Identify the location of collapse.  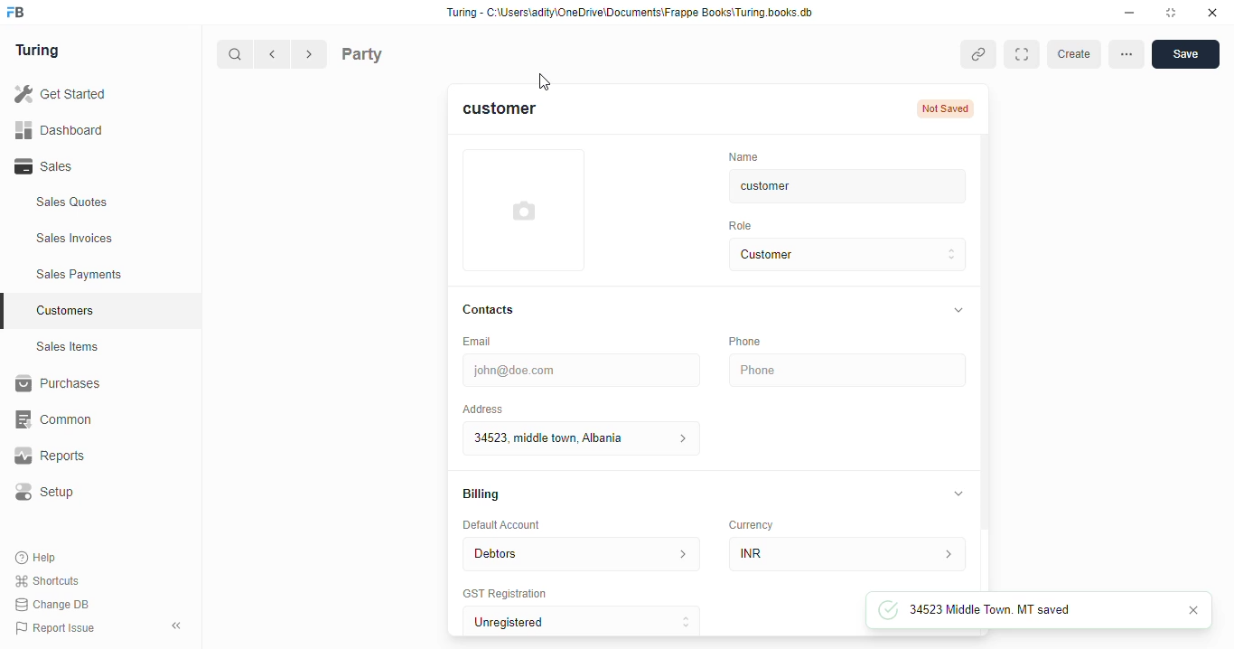
(957, 311).